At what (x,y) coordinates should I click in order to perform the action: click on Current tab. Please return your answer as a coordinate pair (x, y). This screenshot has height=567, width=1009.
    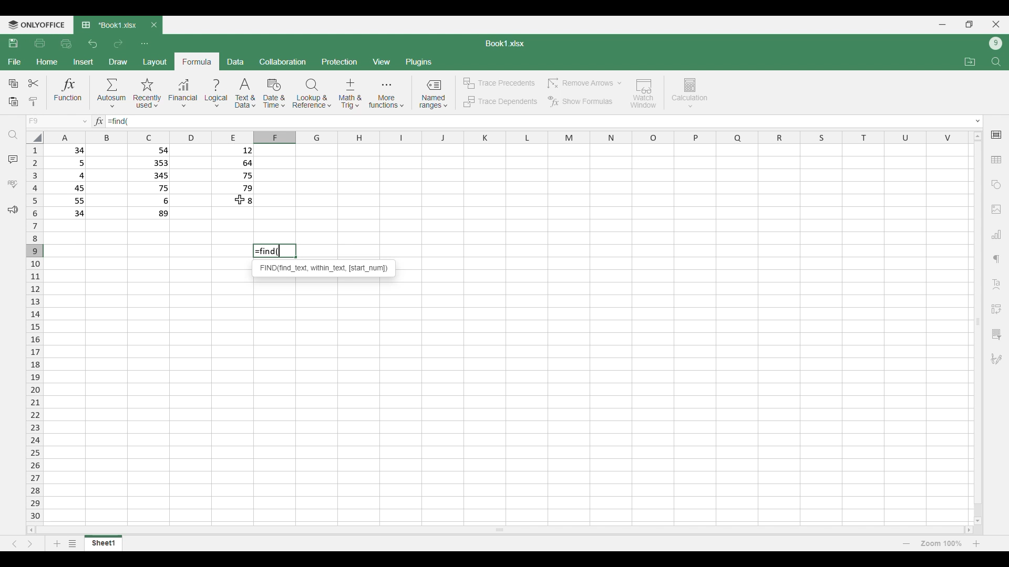
    Looking at the image, I should click on (109, 26).